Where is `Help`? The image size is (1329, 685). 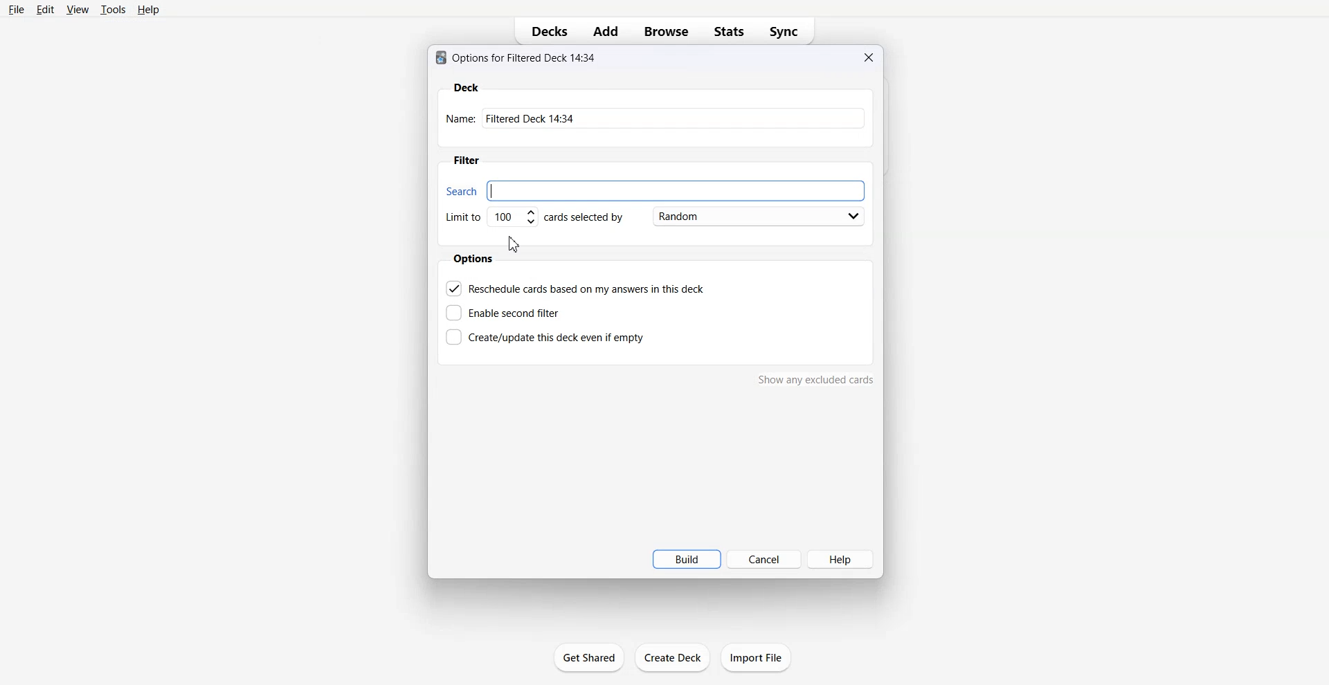 Help is located at coordinates (147, 9).